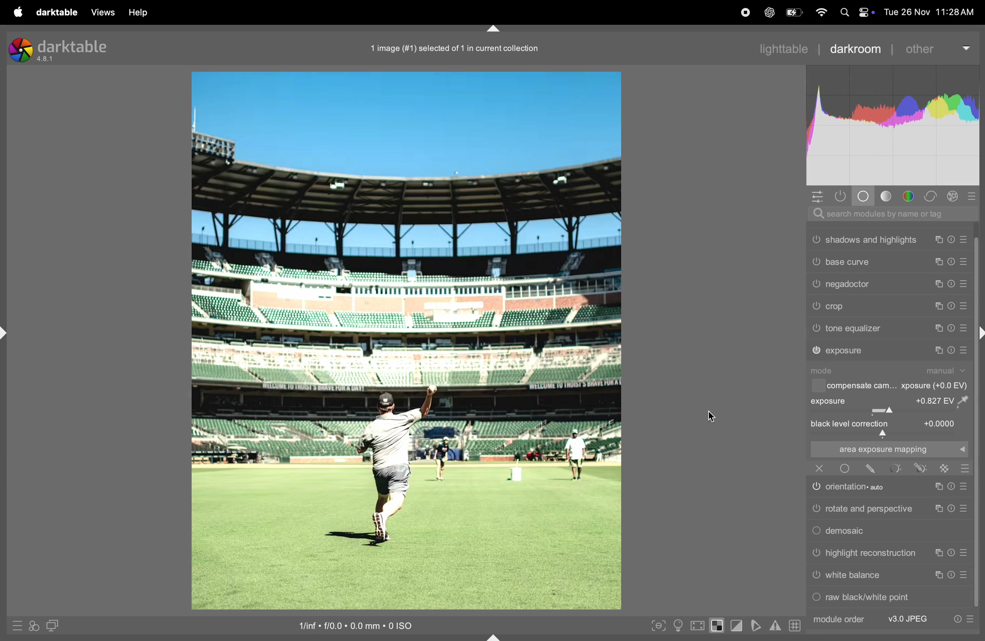  What do you see at coordinates (846, 351) in the screenshot?
I see `exposure` at bounding box center [846, 351].